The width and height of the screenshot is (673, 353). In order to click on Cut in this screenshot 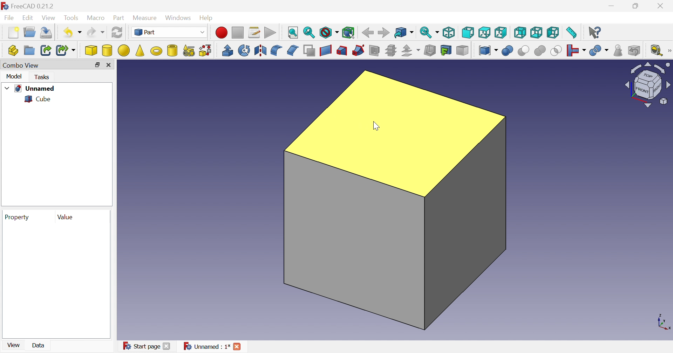, I will do `click(525, 51)`.